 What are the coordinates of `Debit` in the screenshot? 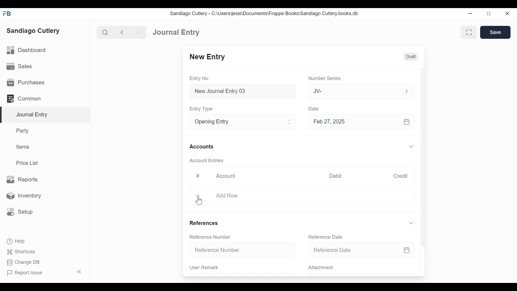 It's located at (336, 175).